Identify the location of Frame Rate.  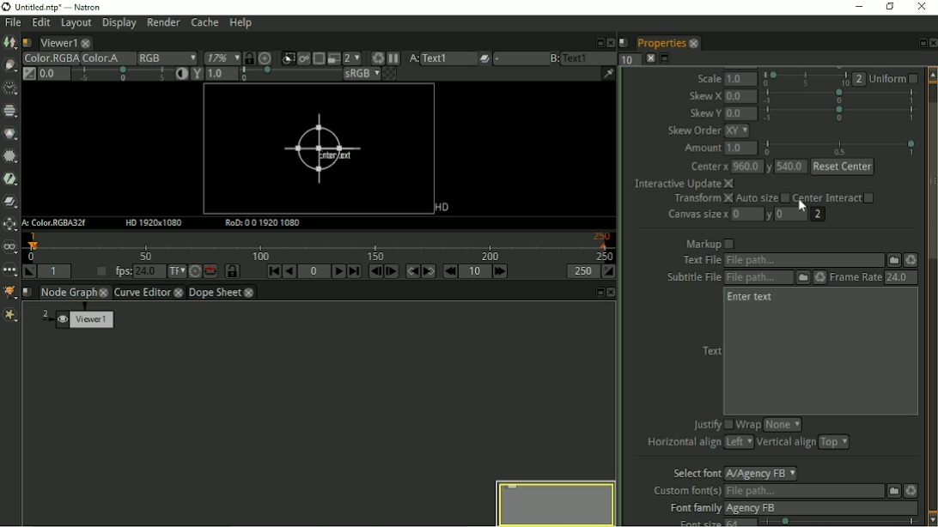
(856, 278).